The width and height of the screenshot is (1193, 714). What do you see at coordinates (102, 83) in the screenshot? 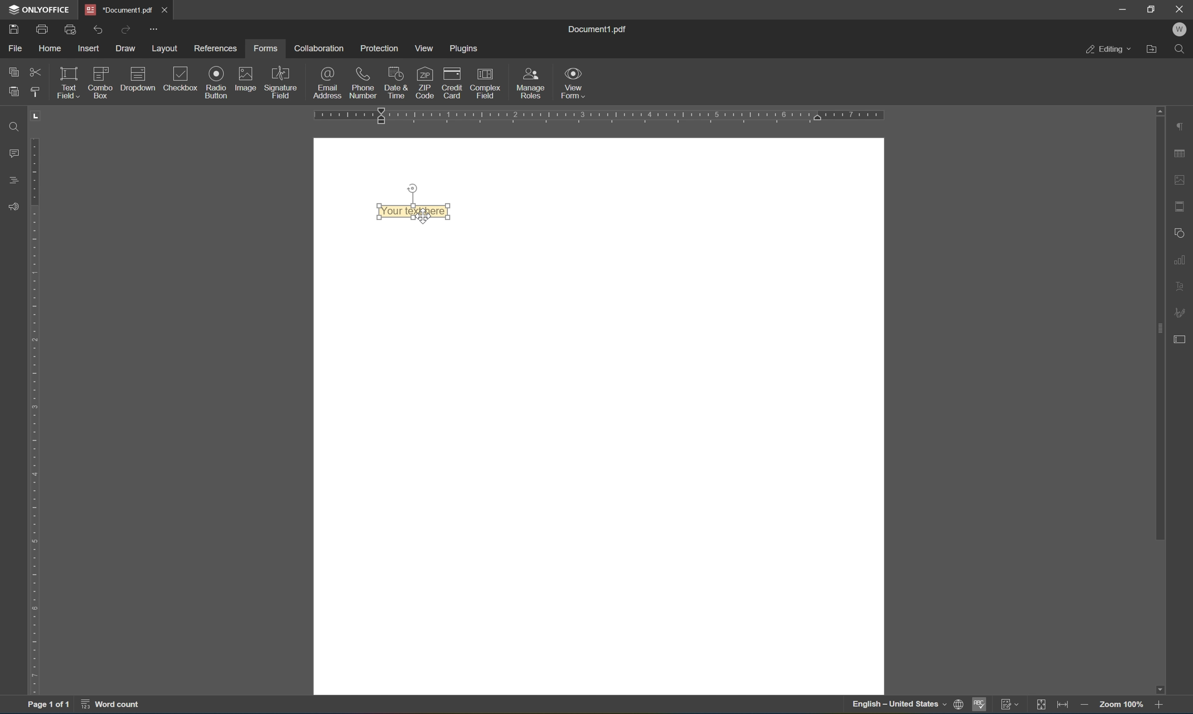
I see `combo box` at bounding box center [102, 83].